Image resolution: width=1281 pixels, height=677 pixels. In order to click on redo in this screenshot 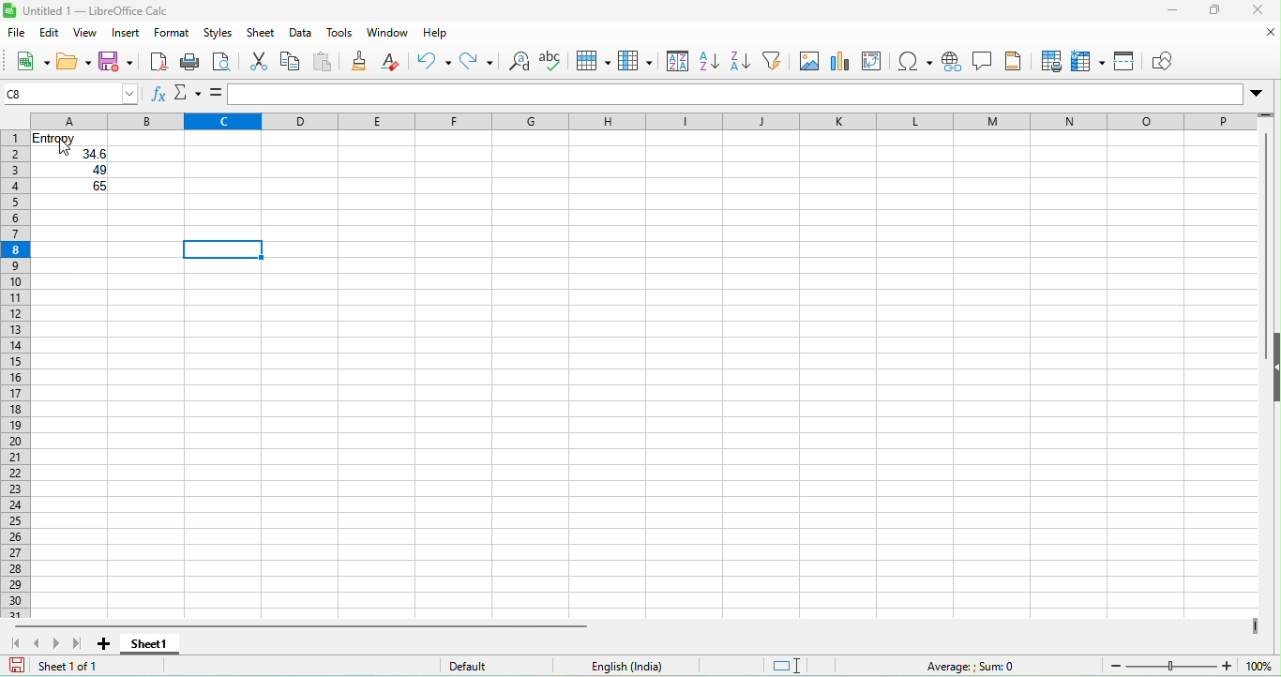, I will do `click(476, 65)`.